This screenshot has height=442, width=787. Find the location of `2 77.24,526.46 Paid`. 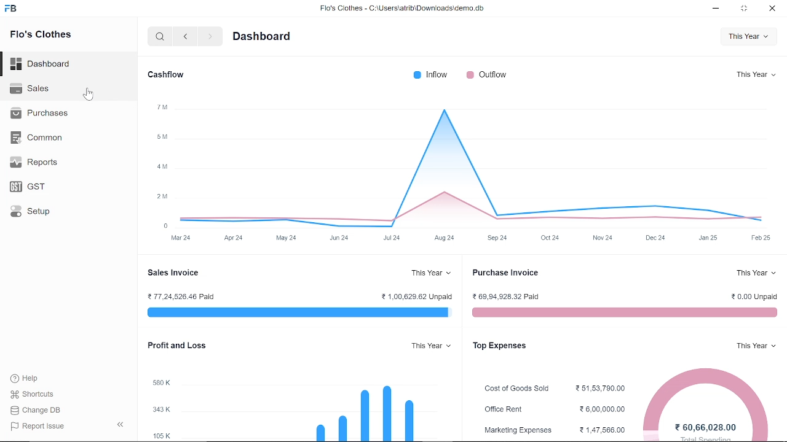

2 77.24,526.46 Paid is located at coordinates (181, 295).